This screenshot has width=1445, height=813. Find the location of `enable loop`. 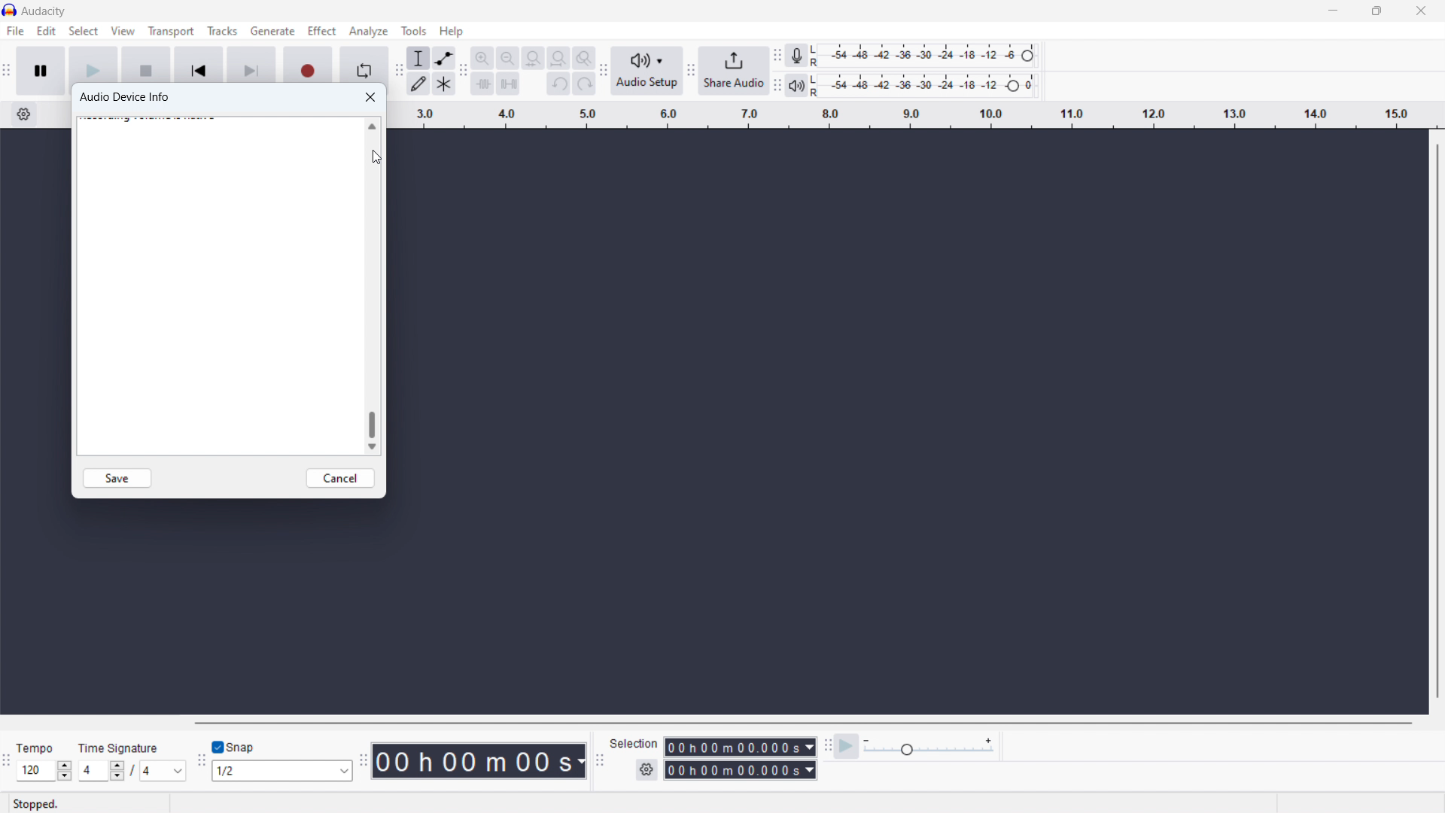

enable loop is located at coordinates (364, 66).